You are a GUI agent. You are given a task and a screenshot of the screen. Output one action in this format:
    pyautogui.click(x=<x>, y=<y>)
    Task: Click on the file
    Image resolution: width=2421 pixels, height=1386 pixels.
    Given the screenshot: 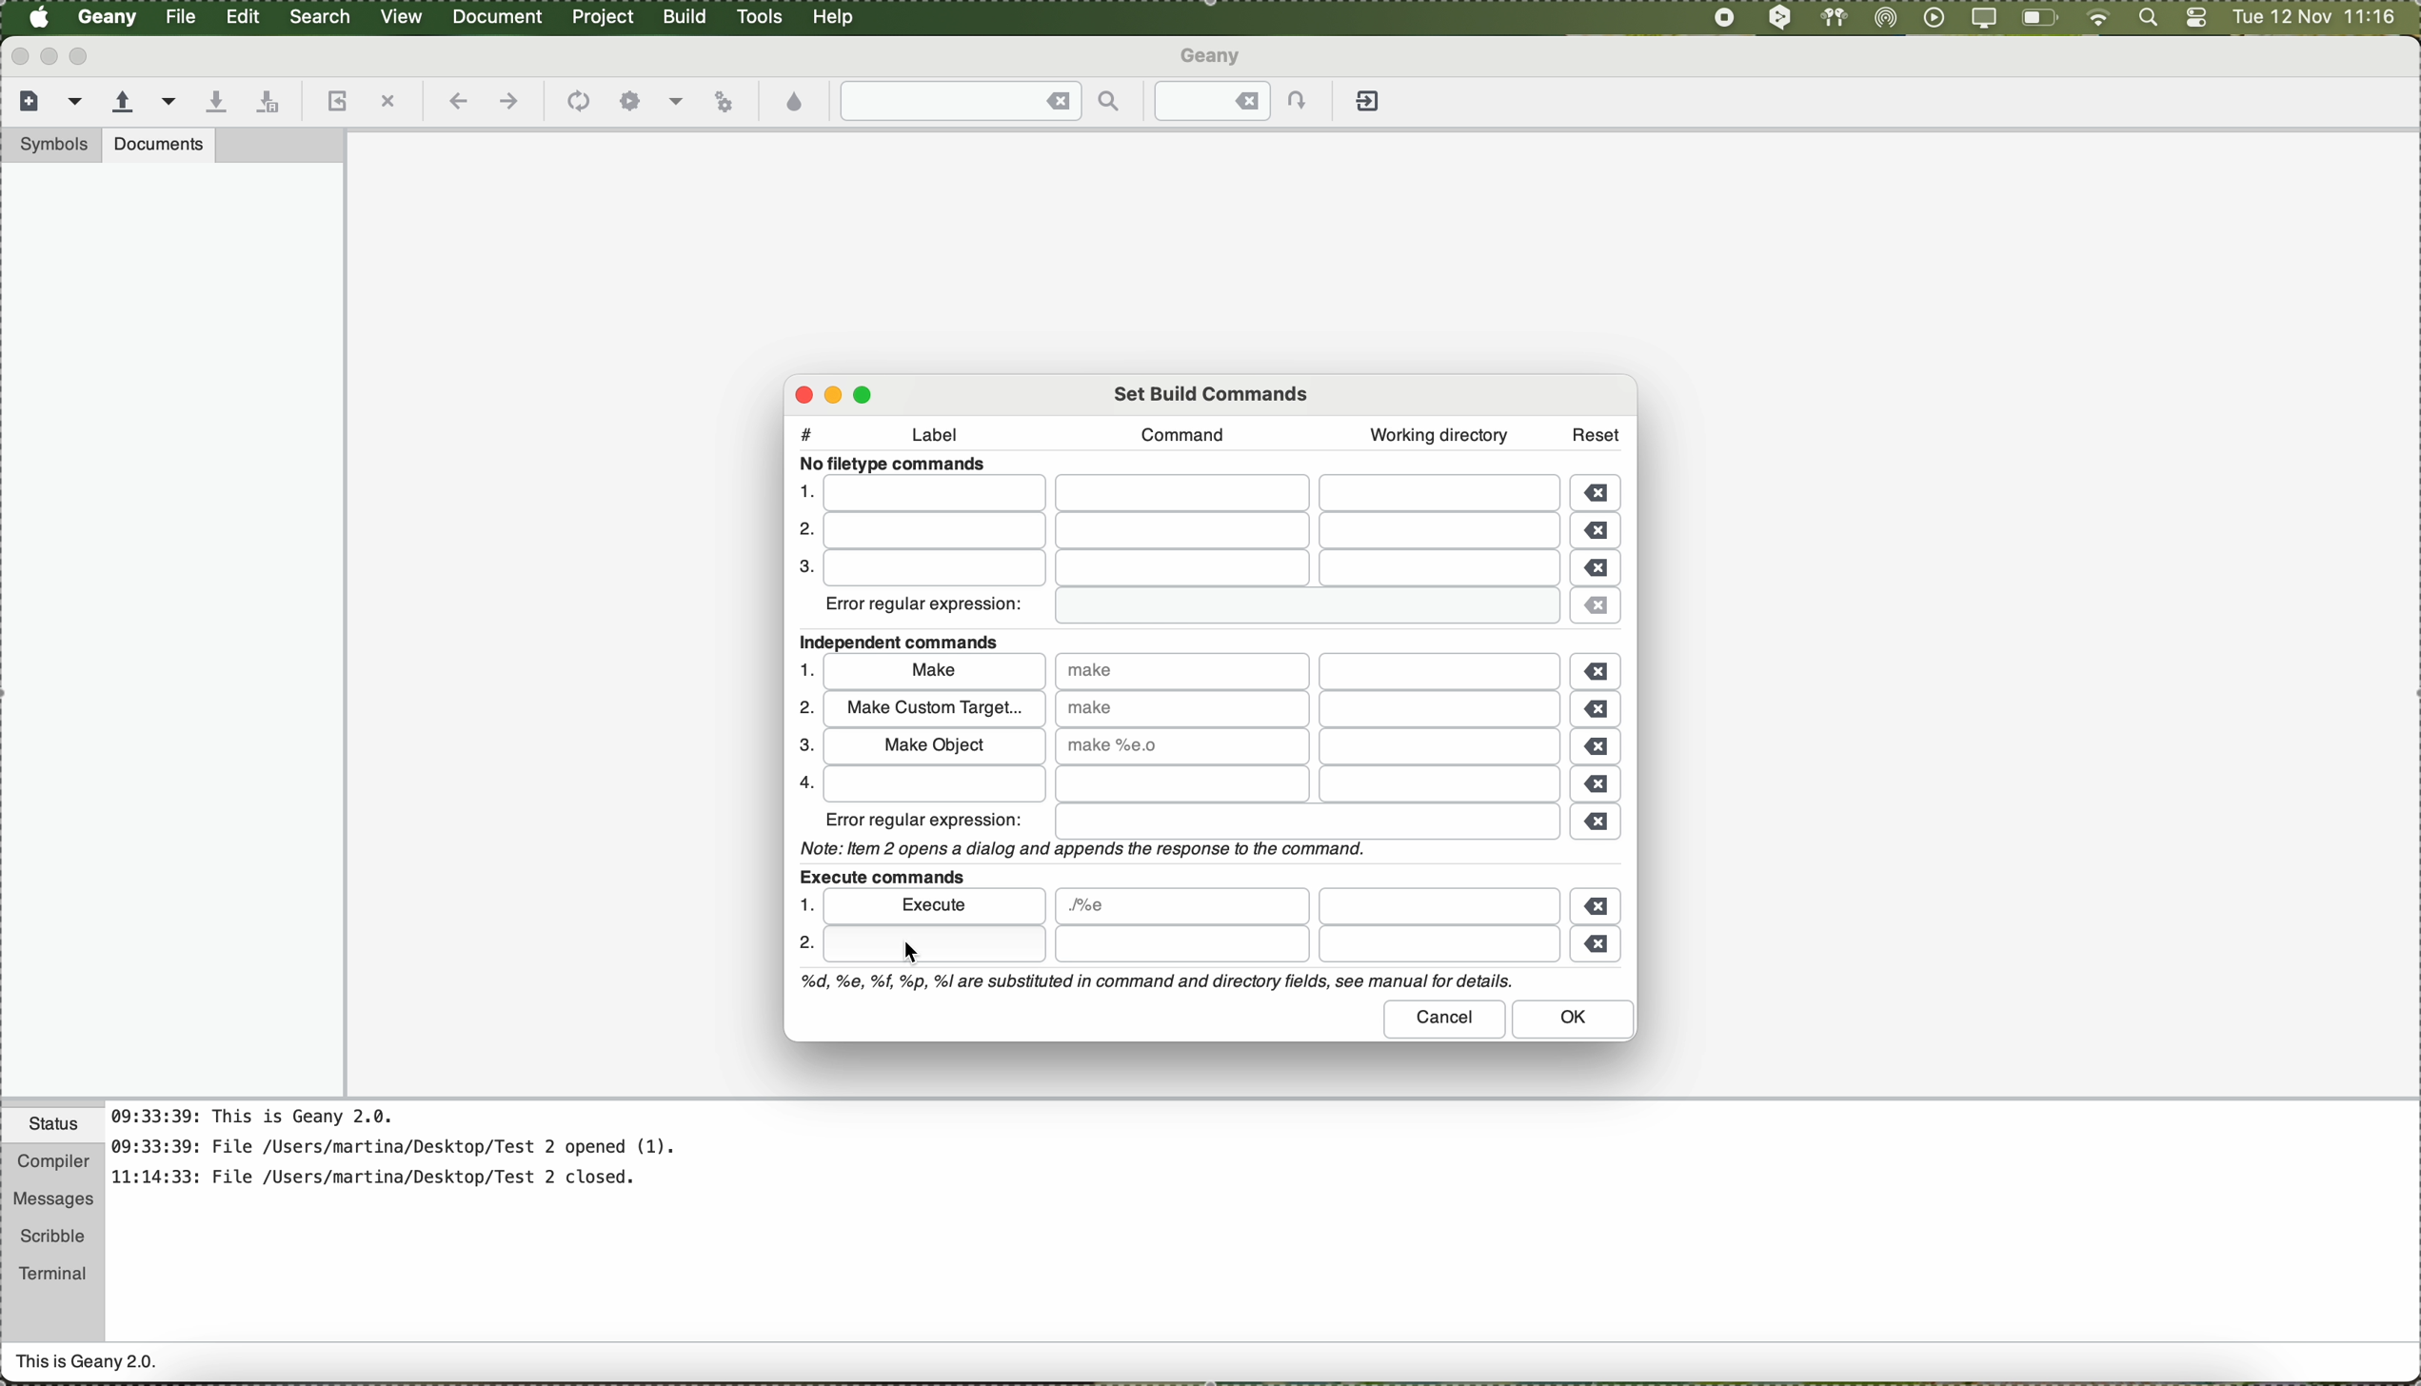 What is the action you would take?
    pyautogui.click(x=1192, y=494)
    